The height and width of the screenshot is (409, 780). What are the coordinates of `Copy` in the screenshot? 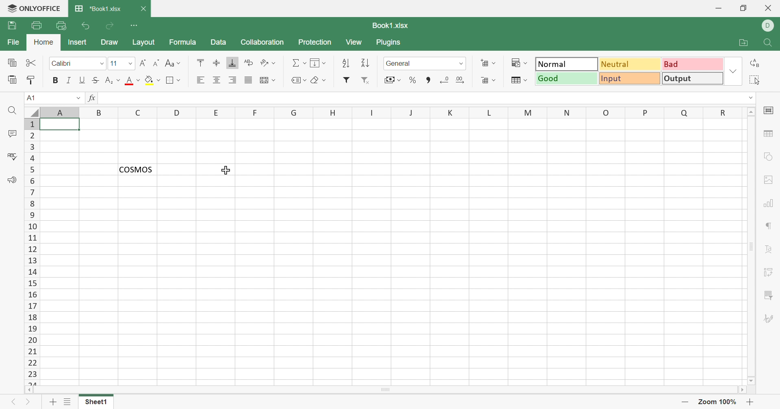 It's located at (12, 62).